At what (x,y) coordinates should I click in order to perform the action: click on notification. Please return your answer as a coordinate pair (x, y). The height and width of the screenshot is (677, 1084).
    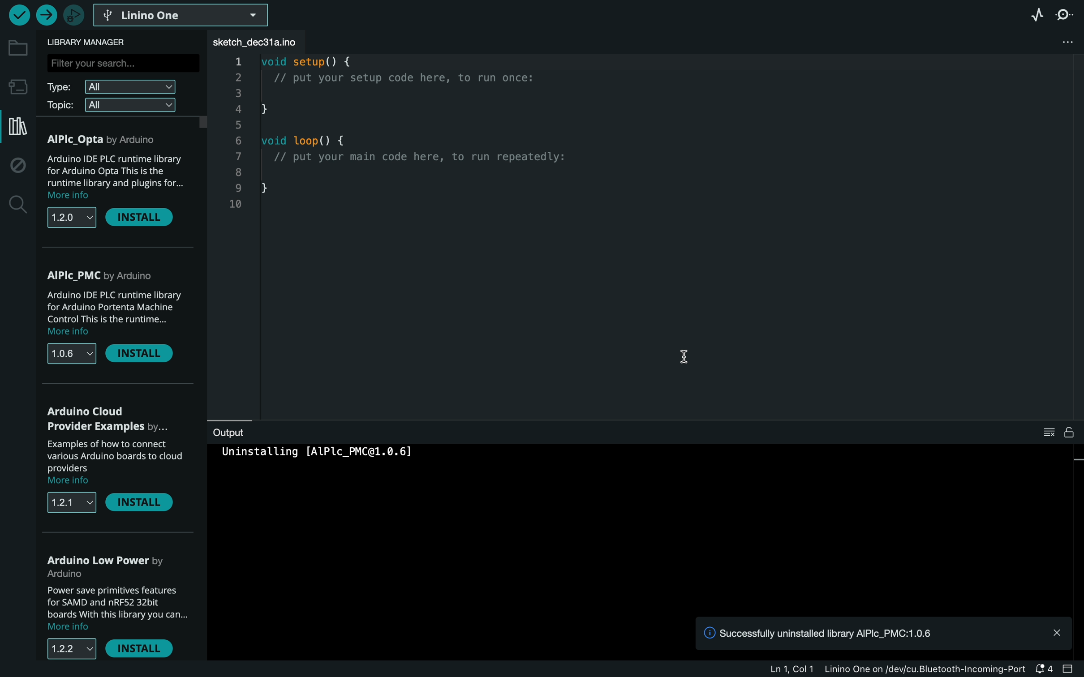
    Looking at the image, I should click on (1044, 669).